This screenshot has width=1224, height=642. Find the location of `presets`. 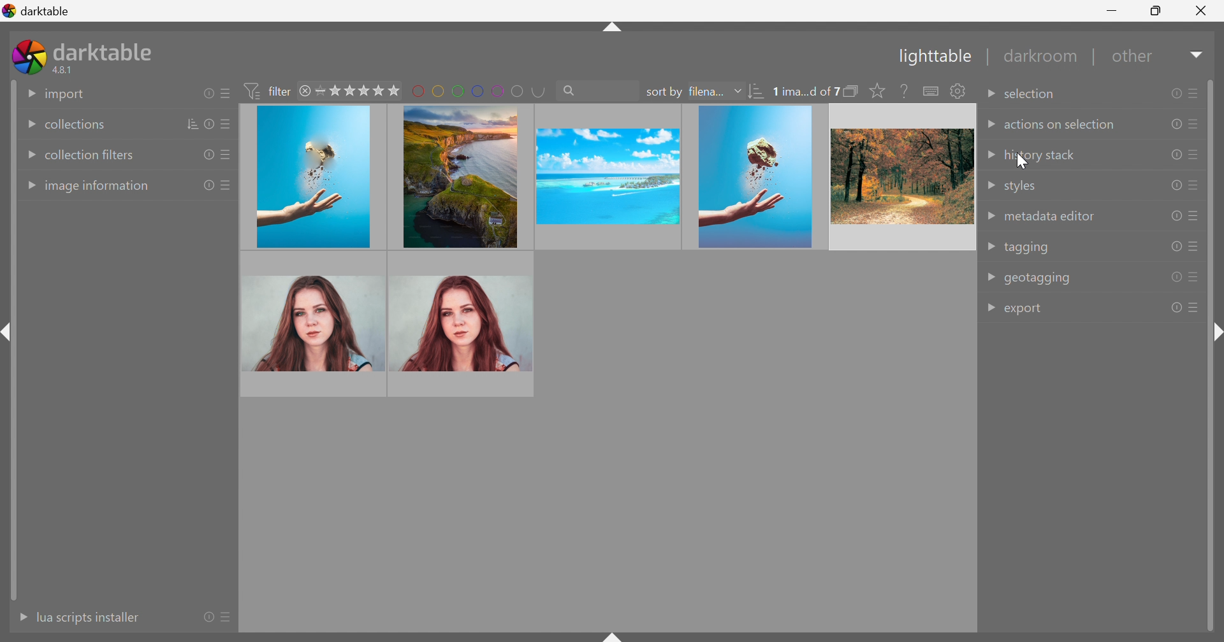

presets is located at coordinates (1194, 184).